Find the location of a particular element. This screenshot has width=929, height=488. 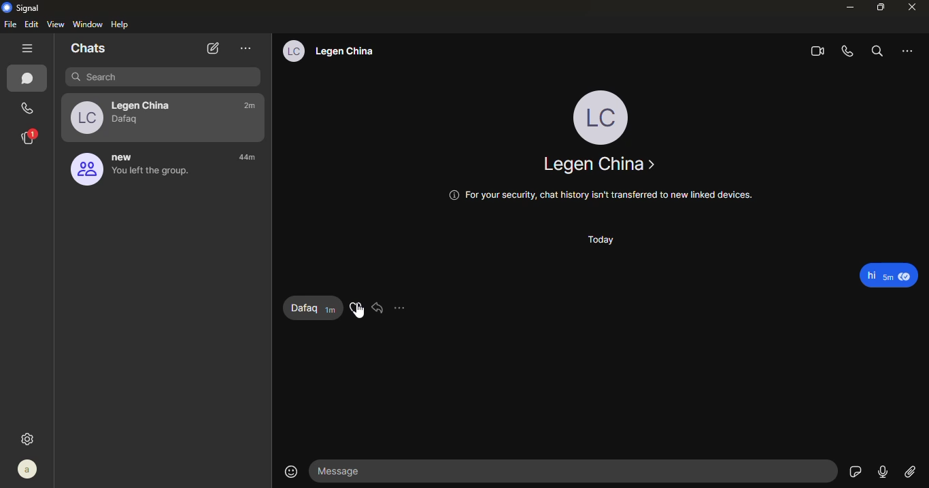

profile LC is located at coordinates (604, 116).